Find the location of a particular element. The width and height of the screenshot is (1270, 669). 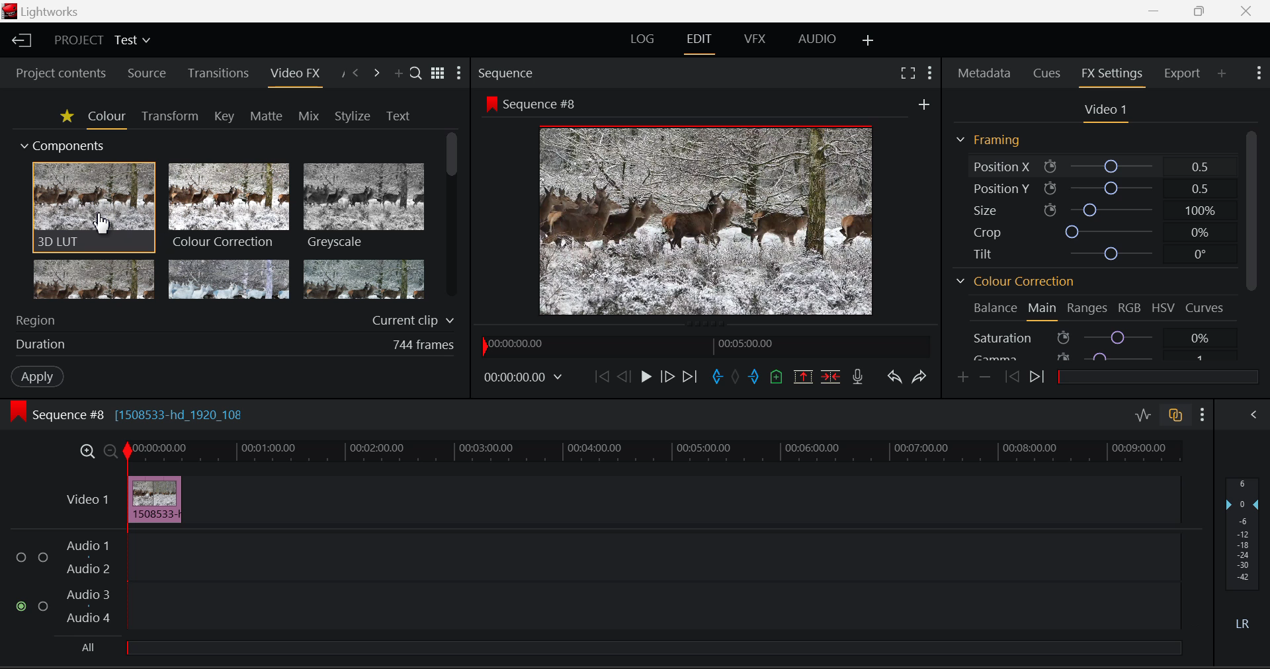

Position Y is located at coordinates (1099, 186).